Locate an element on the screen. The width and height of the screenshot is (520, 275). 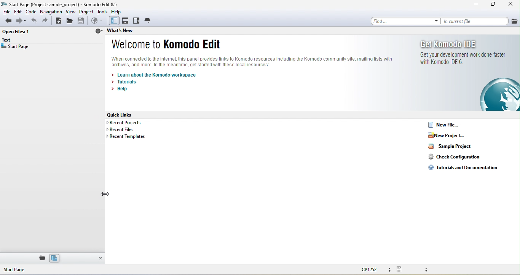
sample project is located at coordinates (449, 145).